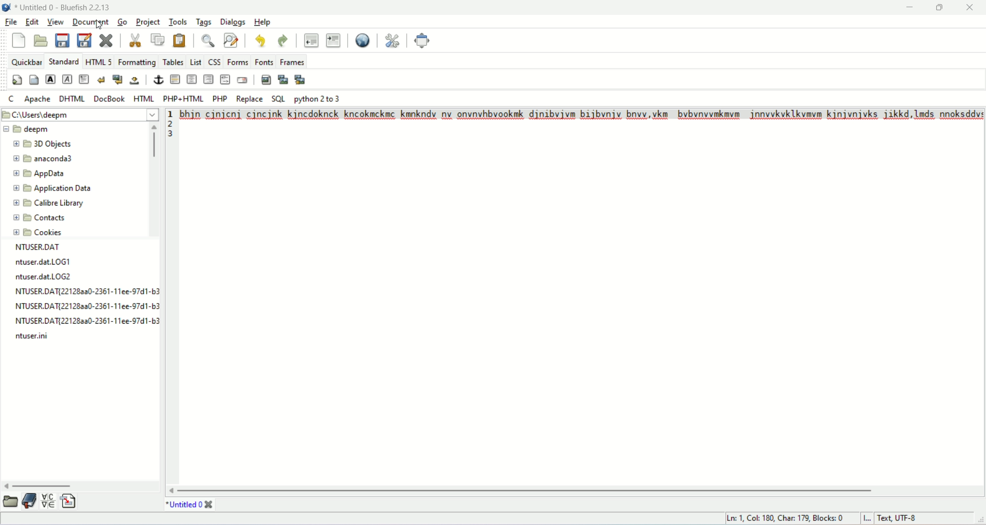 This screenshot has width=986, height=525. What do you see at coordinates (266, 80) in the screenshot?
I see `insert image` at bounding box center [266, 80].